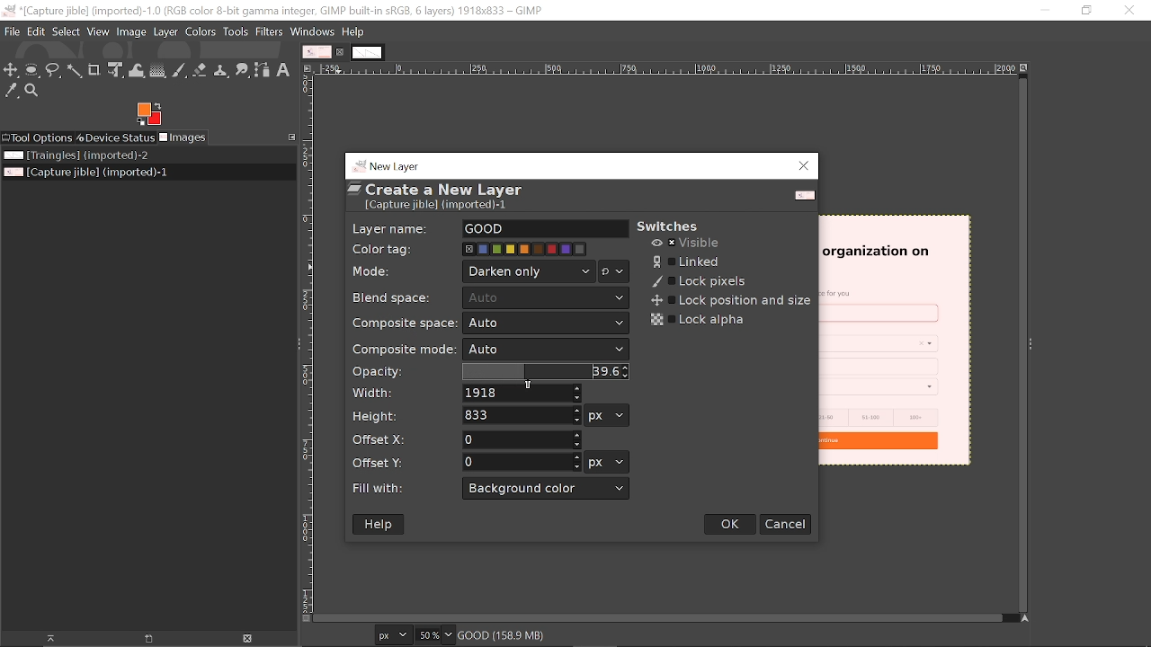  I want to click on Auto v, so click(547, 299).